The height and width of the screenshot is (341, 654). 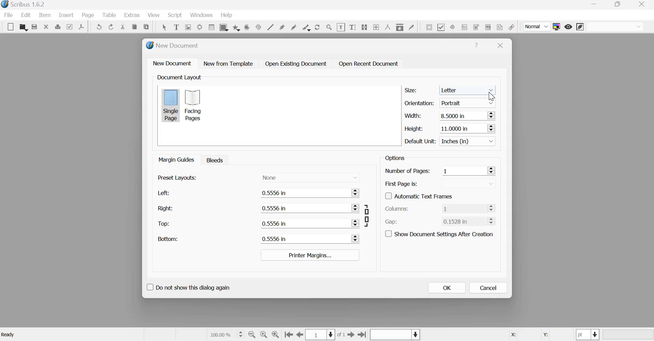 What do you see at coordinates (304, 238) in the screenshot?
I see `0.5556 in` at bounding box center [304, 238].